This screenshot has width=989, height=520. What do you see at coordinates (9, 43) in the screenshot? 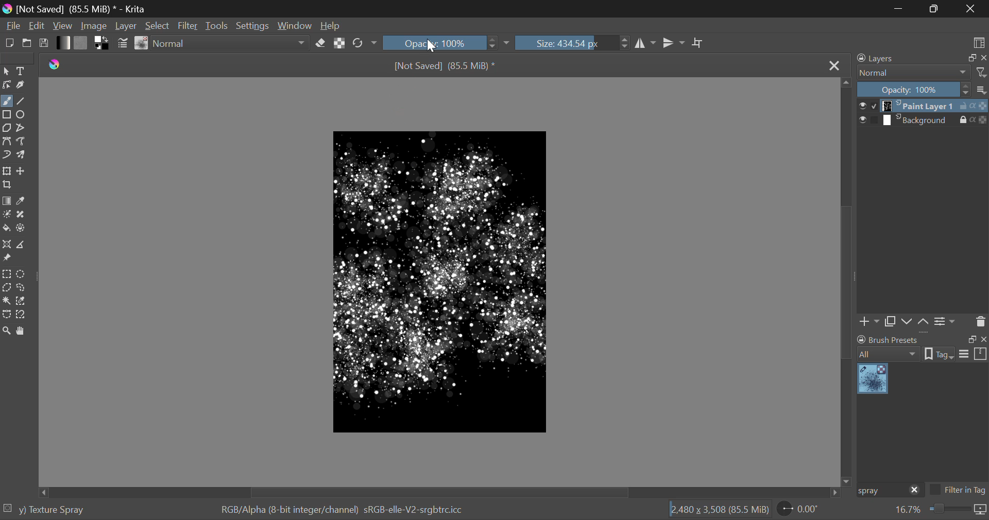
I see `New` at bounding box center [9, 43].